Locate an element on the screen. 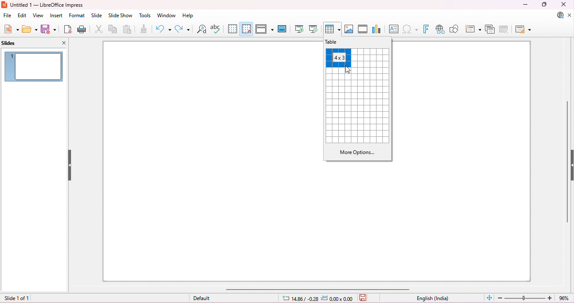 This screenshot has width=574, height=303. cut is located at coordinates (100, 30).